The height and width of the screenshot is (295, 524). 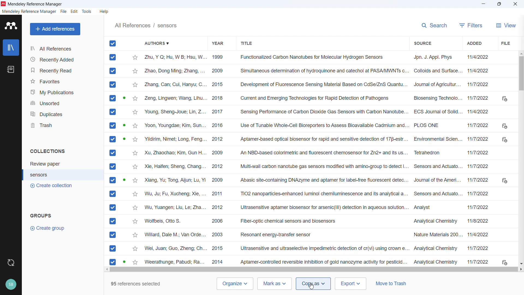 What do you see at coordinates (64, 12) in the screenshot?
I see `file` at bounding box center [64, 12].